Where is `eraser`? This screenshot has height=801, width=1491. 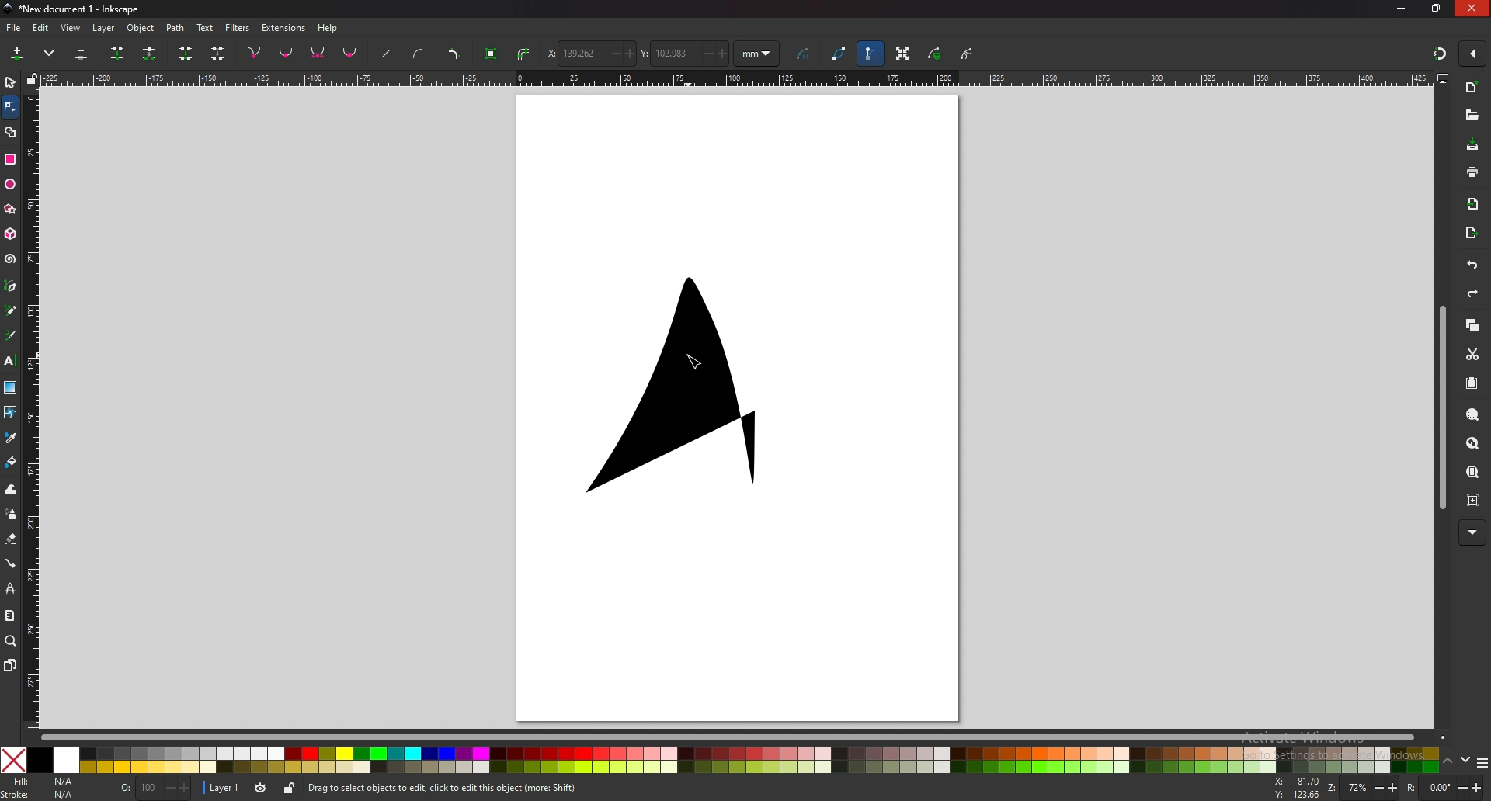 eraser is located at coordinates (12, 539).